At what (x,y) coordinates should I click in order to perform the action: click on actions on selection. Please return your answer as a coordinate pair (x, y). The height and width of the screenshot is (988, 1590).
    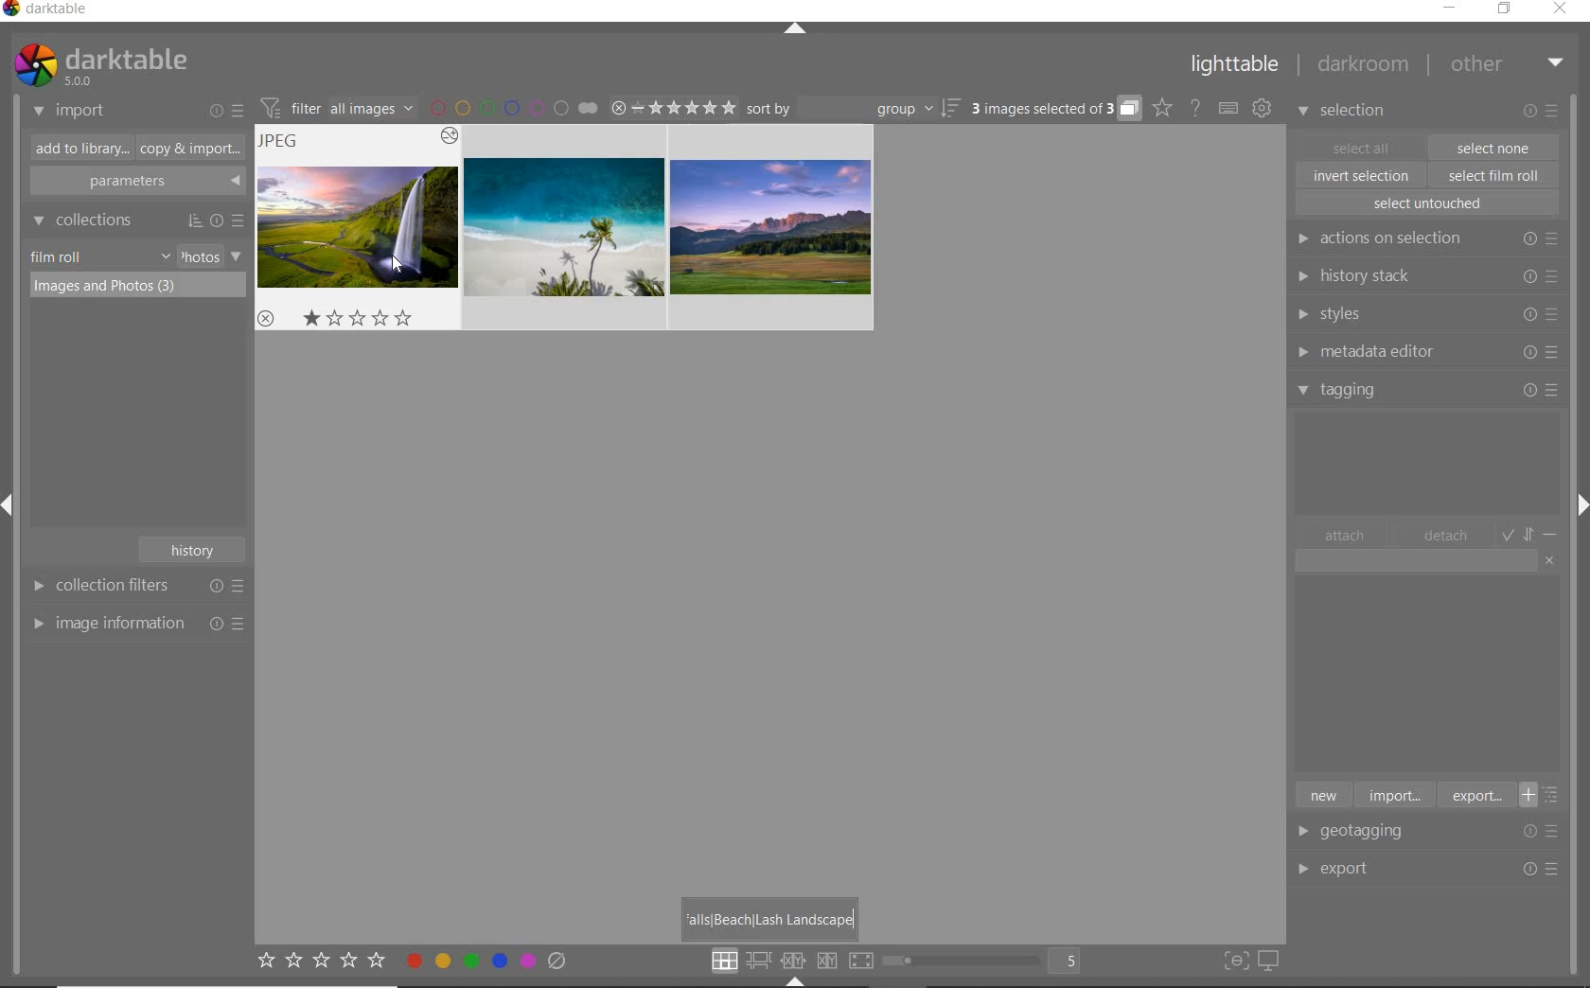
    Looking at the image, I should click on (1423, 238).